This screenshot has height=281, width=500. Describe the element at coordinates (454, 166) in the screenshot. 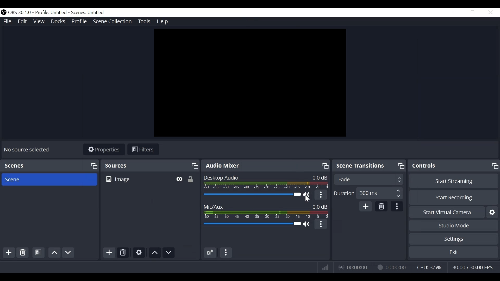

I see `Controls Panel` at that location.